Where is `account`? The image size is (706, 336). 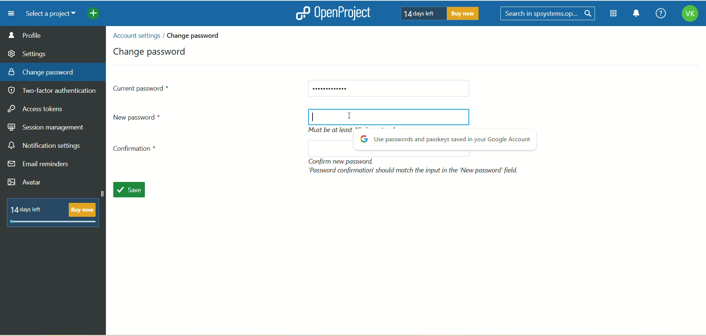
account is located at coordinates (689, 15).